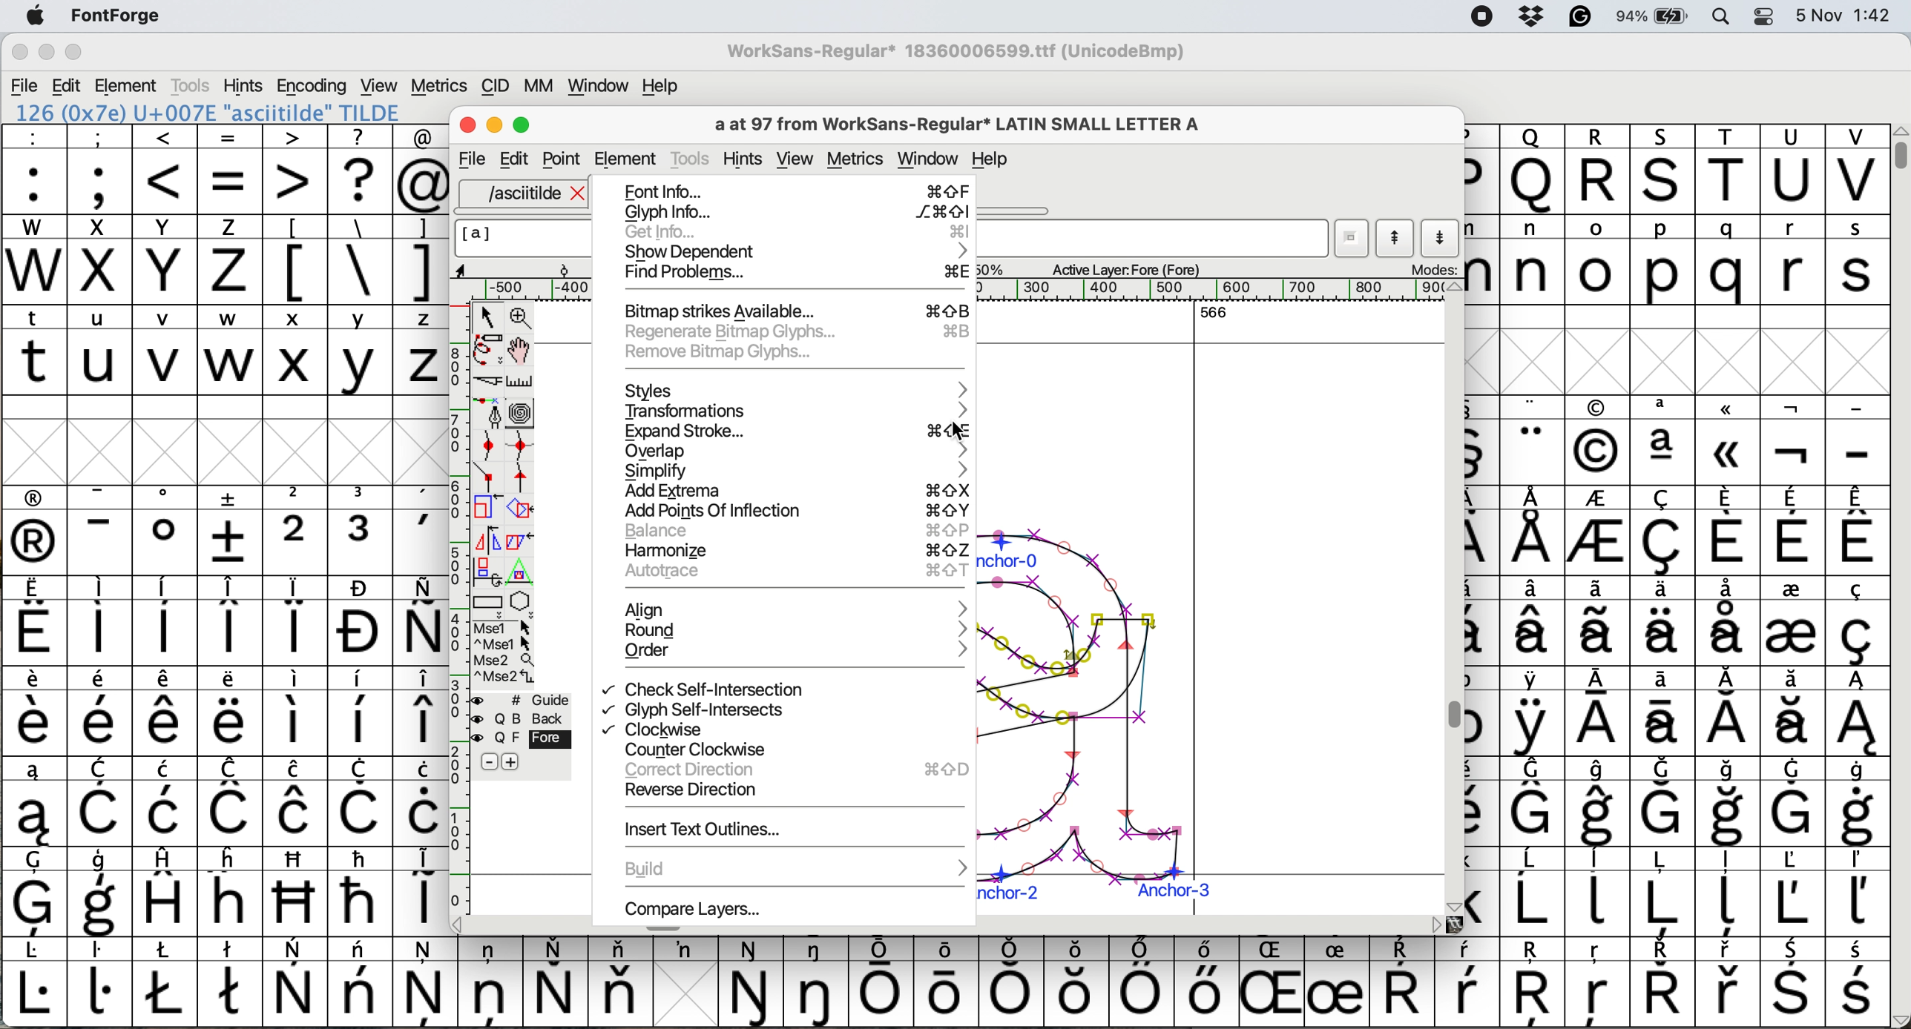 This screenshot has width=1911, height=1029. Describe the element at coordinates (297, 891) in the screenshot. I see `` at that location.